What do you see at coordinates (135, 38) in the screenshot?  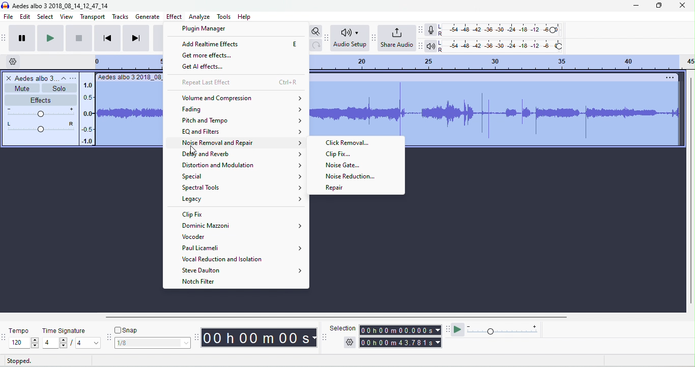 I see `skip to end` at bounding box center [135, 38].